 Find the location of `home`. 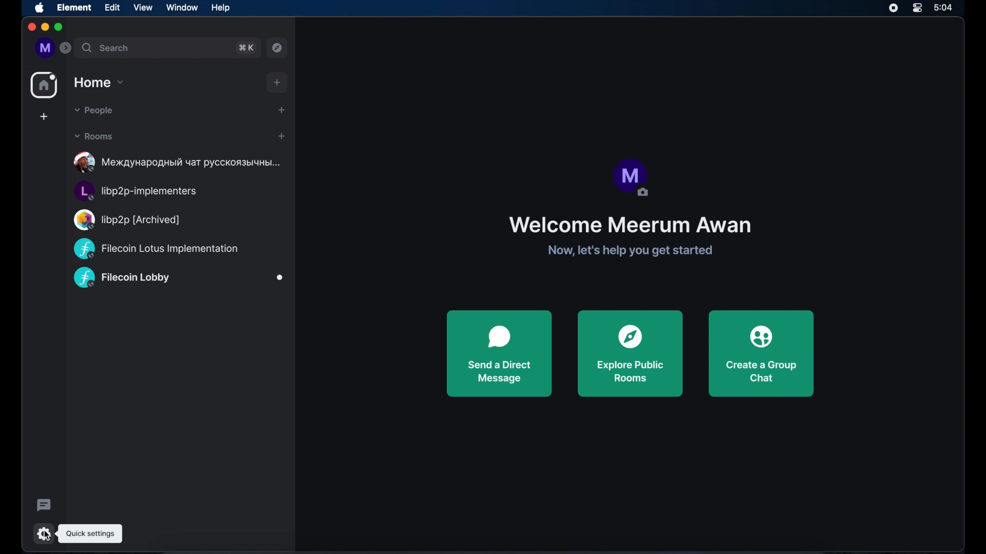

home is located at coordinates (44, 85).